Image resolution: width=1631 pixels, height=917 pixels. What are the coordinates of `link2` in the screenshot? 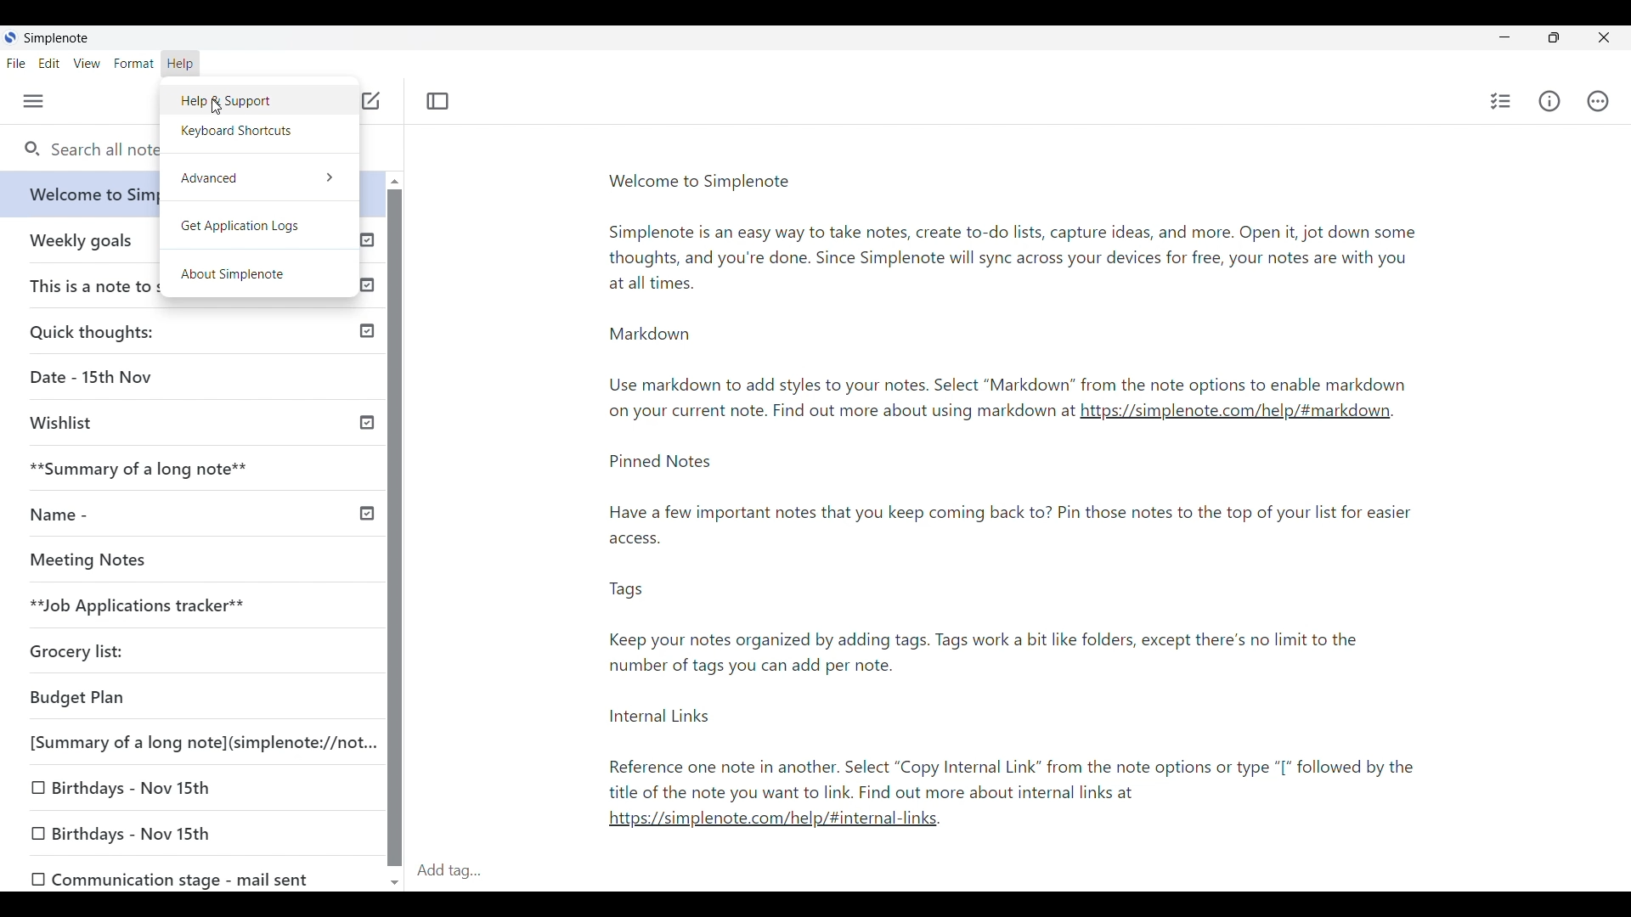 It's located at (798, 819).